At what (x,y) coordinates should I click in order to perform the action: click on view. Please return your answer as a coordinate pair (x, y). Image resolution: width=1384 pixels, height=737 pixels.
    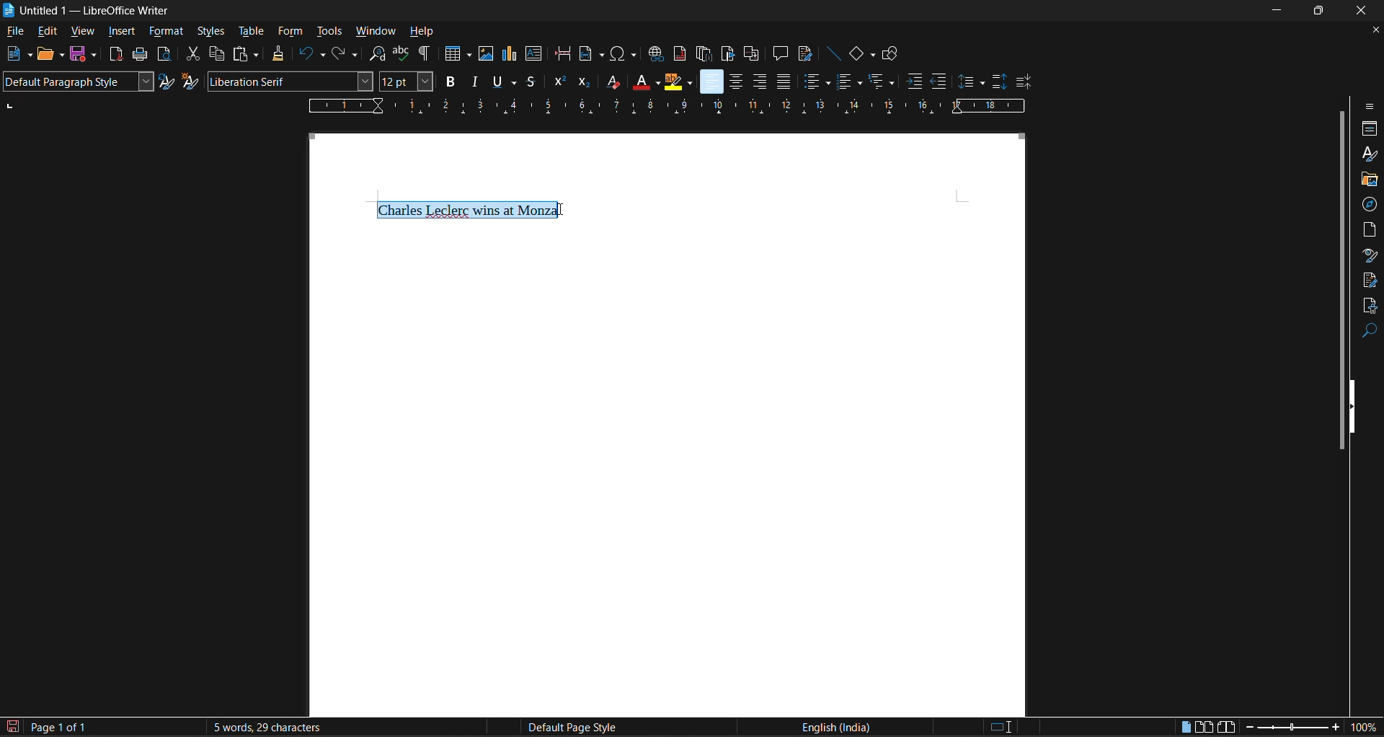
    Looking at the image, I should click on (81, 33).